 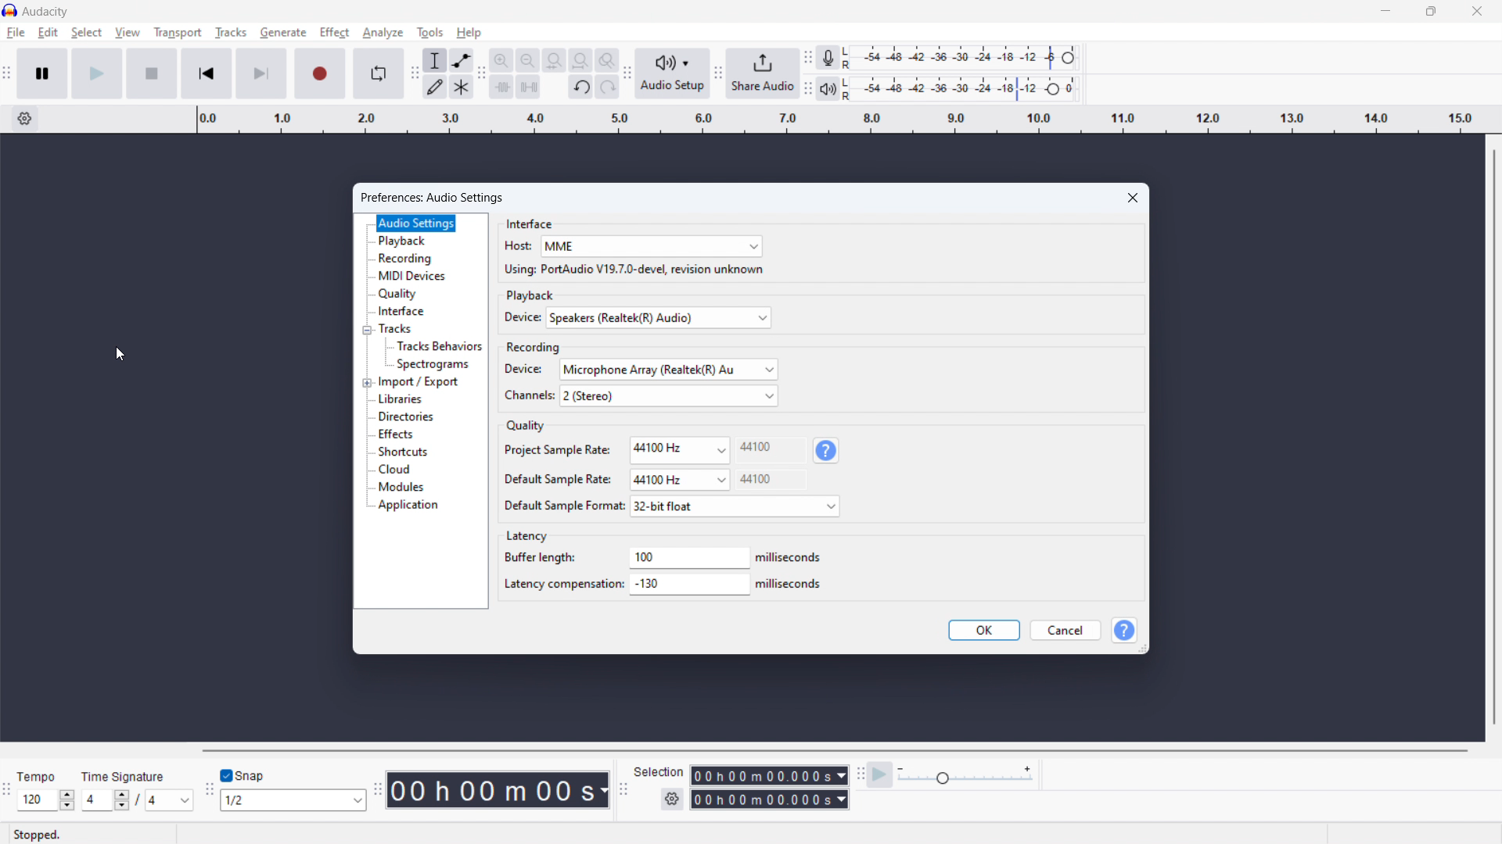 I want to click on set buffer length, so click(x=687, y=558).